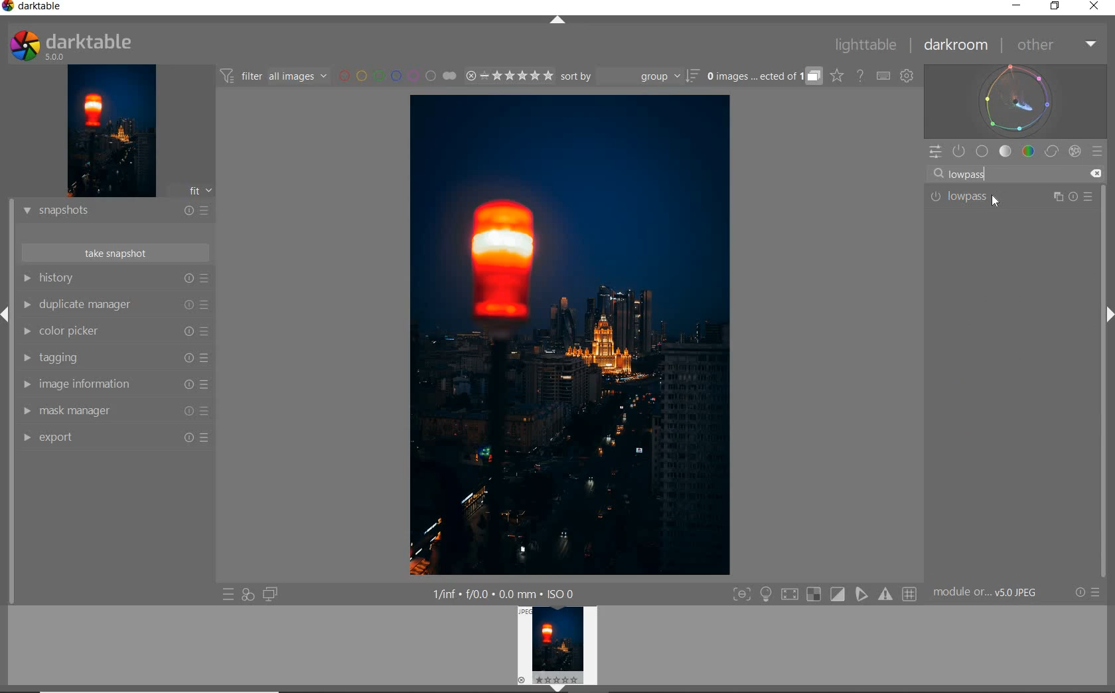 The image size is (1115, 693). Describe the element at coordinates (207, 278) in the screenshot. I see `presets and resets` at that location.